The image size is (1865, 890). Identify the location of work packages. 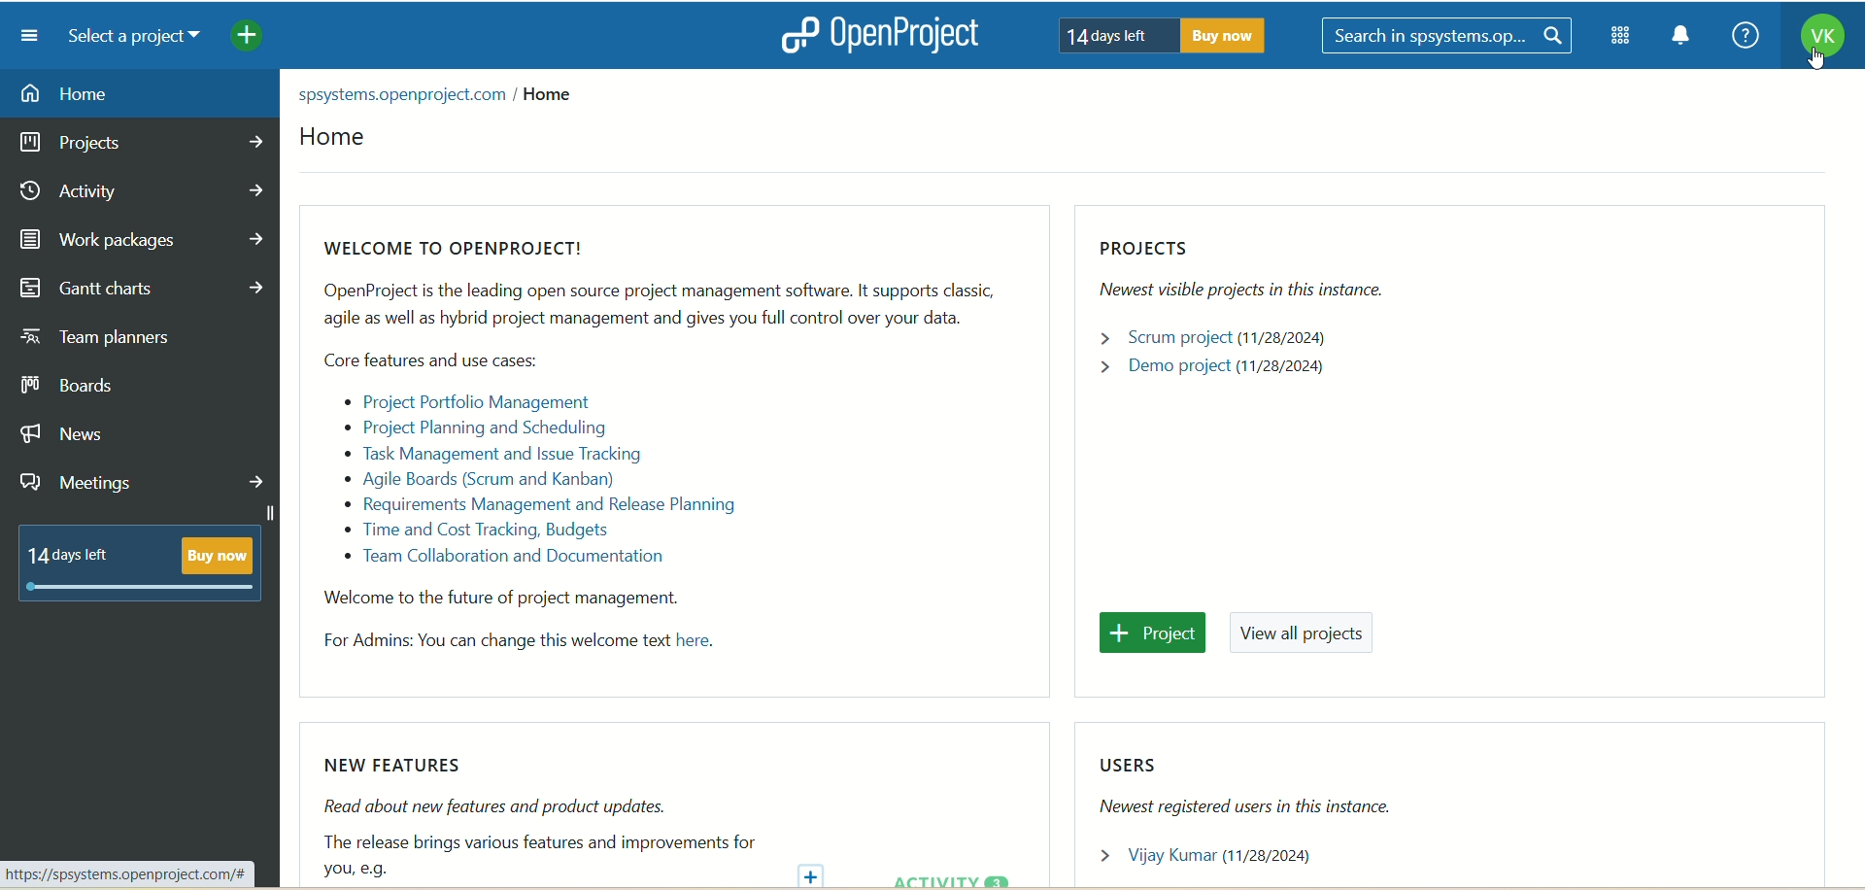
(145, 238).